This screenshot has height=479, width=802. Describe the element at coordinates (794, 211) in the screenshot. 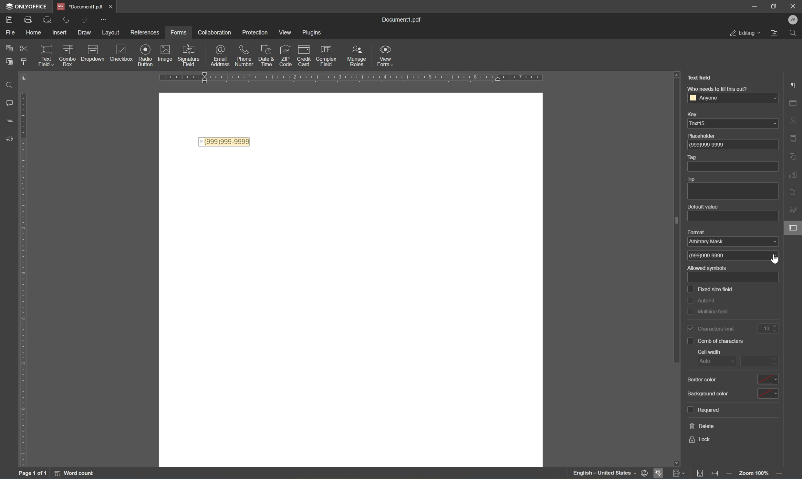

I see `signature settings` at that location.